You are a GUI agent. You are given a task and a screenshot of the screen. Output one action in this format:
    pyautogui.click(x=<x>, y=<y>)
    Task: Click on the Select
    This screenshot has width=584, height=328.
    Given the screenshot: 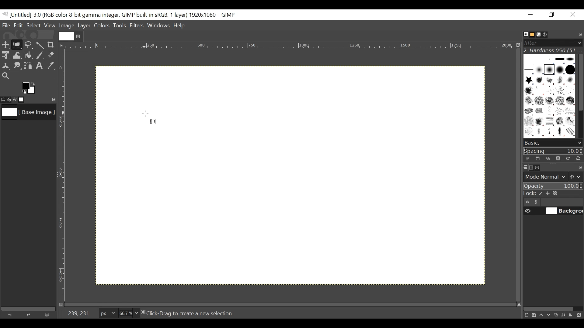 What is the action you would take?
    pyautogui.click(x=34, y=25)
    